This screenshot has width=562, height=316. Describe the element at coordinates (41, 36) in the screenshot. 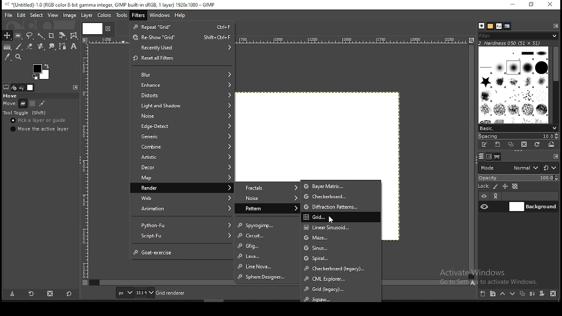

I see `fuzzy select tool` at that location.